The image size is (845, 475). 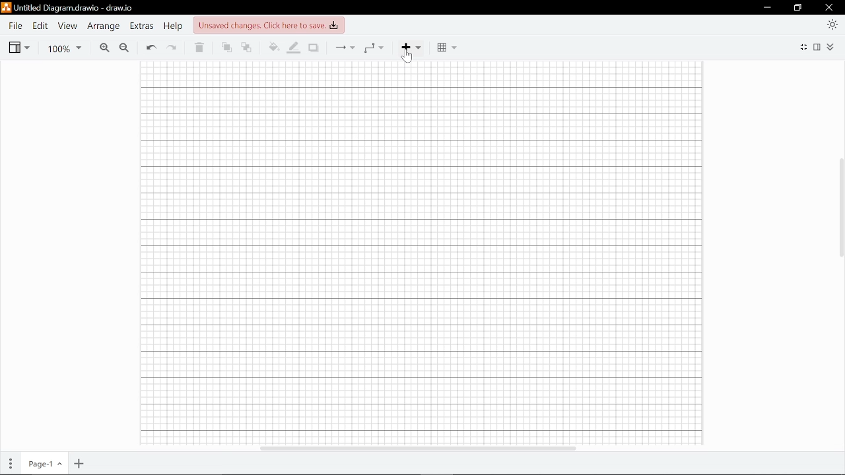 I want to click on Fill line, so click(x=292, y=49).